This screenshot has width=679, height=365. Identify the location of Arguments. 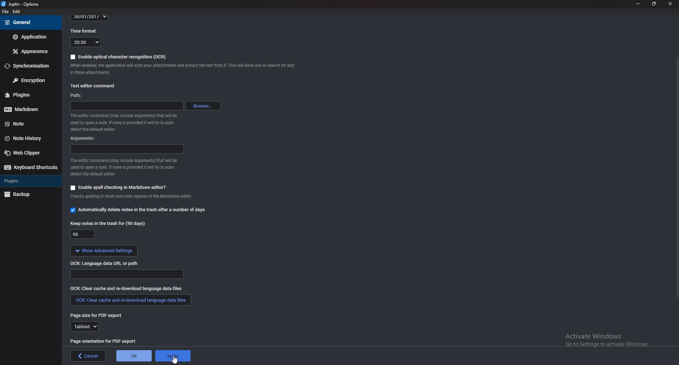
(126, 148).